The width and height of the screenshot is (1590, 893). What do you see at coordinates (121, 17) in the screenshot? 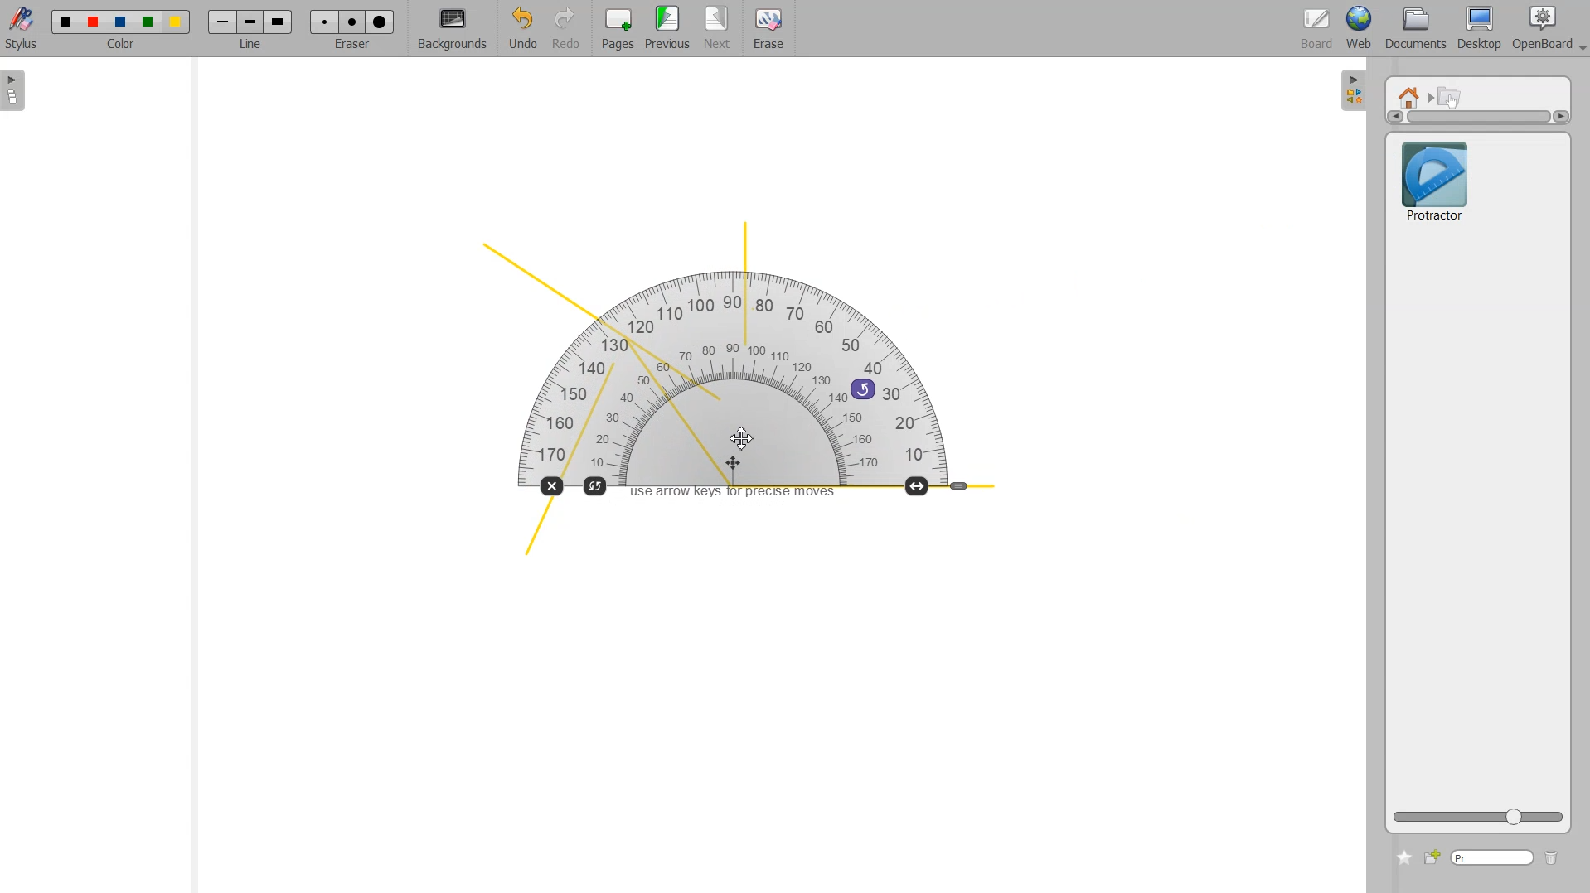
I see `Color` at bounding box center [121, 17].